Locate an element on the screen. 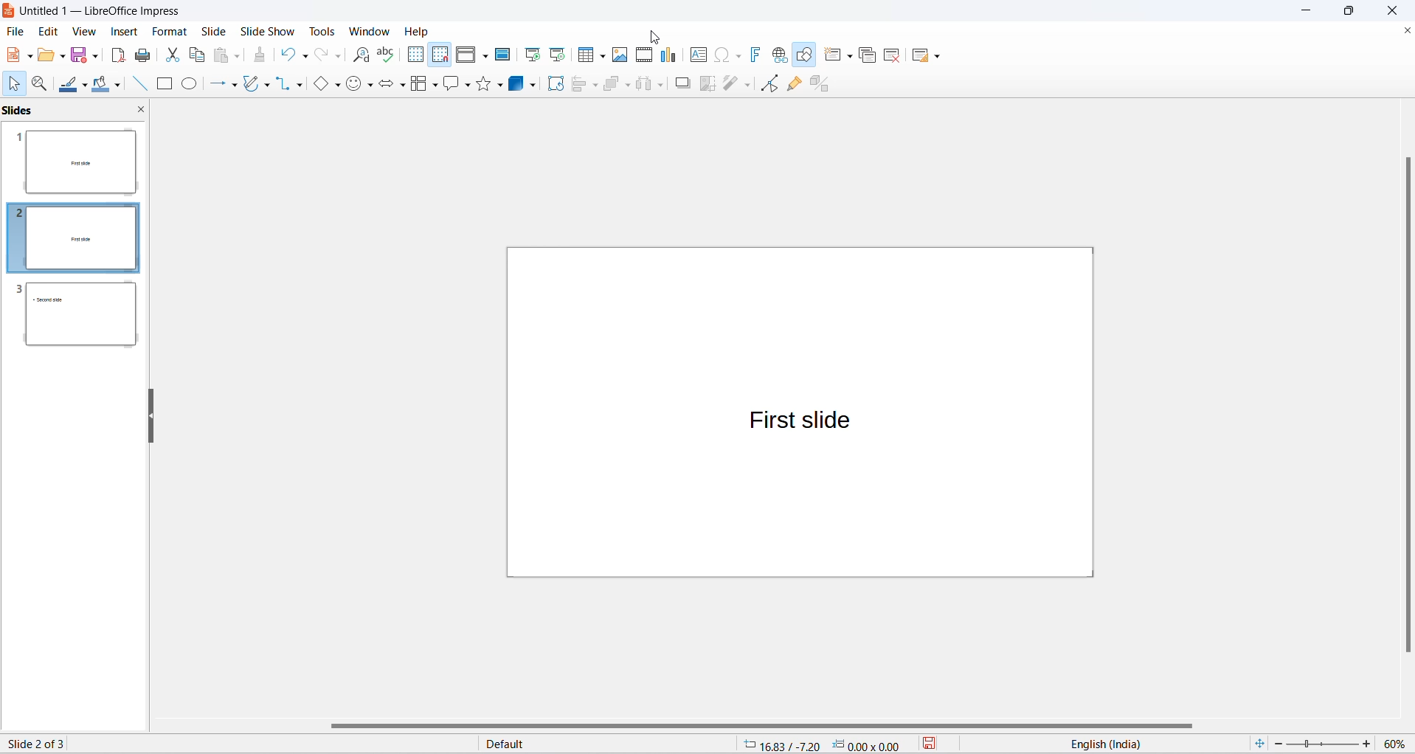 Image resolution: width=1415 pixels, height=754 pixels. curve and polygons options is located at coordinates (266, 85).